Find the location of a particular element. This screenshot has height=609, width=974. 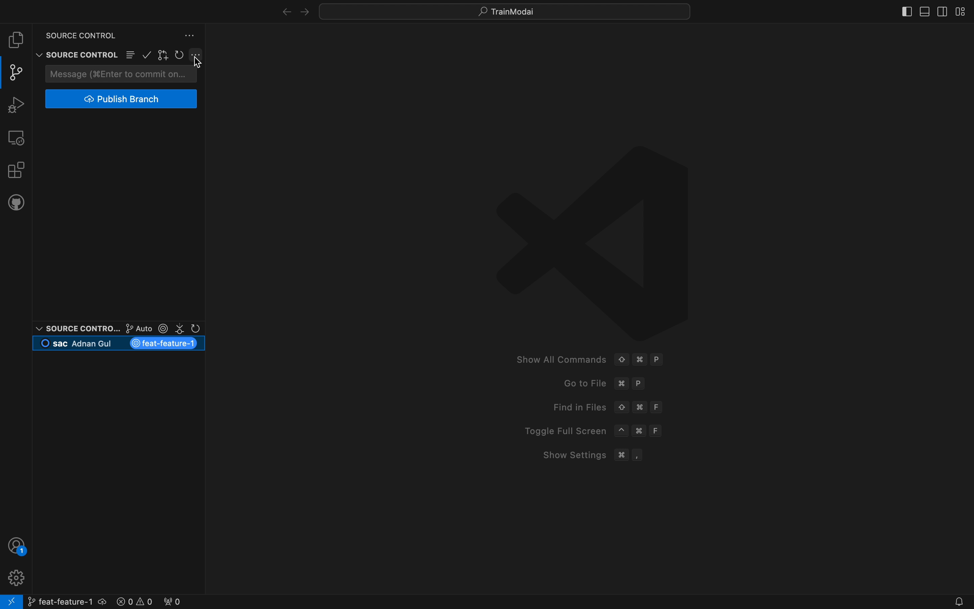

remote connect is located at coordinates (11, 602).